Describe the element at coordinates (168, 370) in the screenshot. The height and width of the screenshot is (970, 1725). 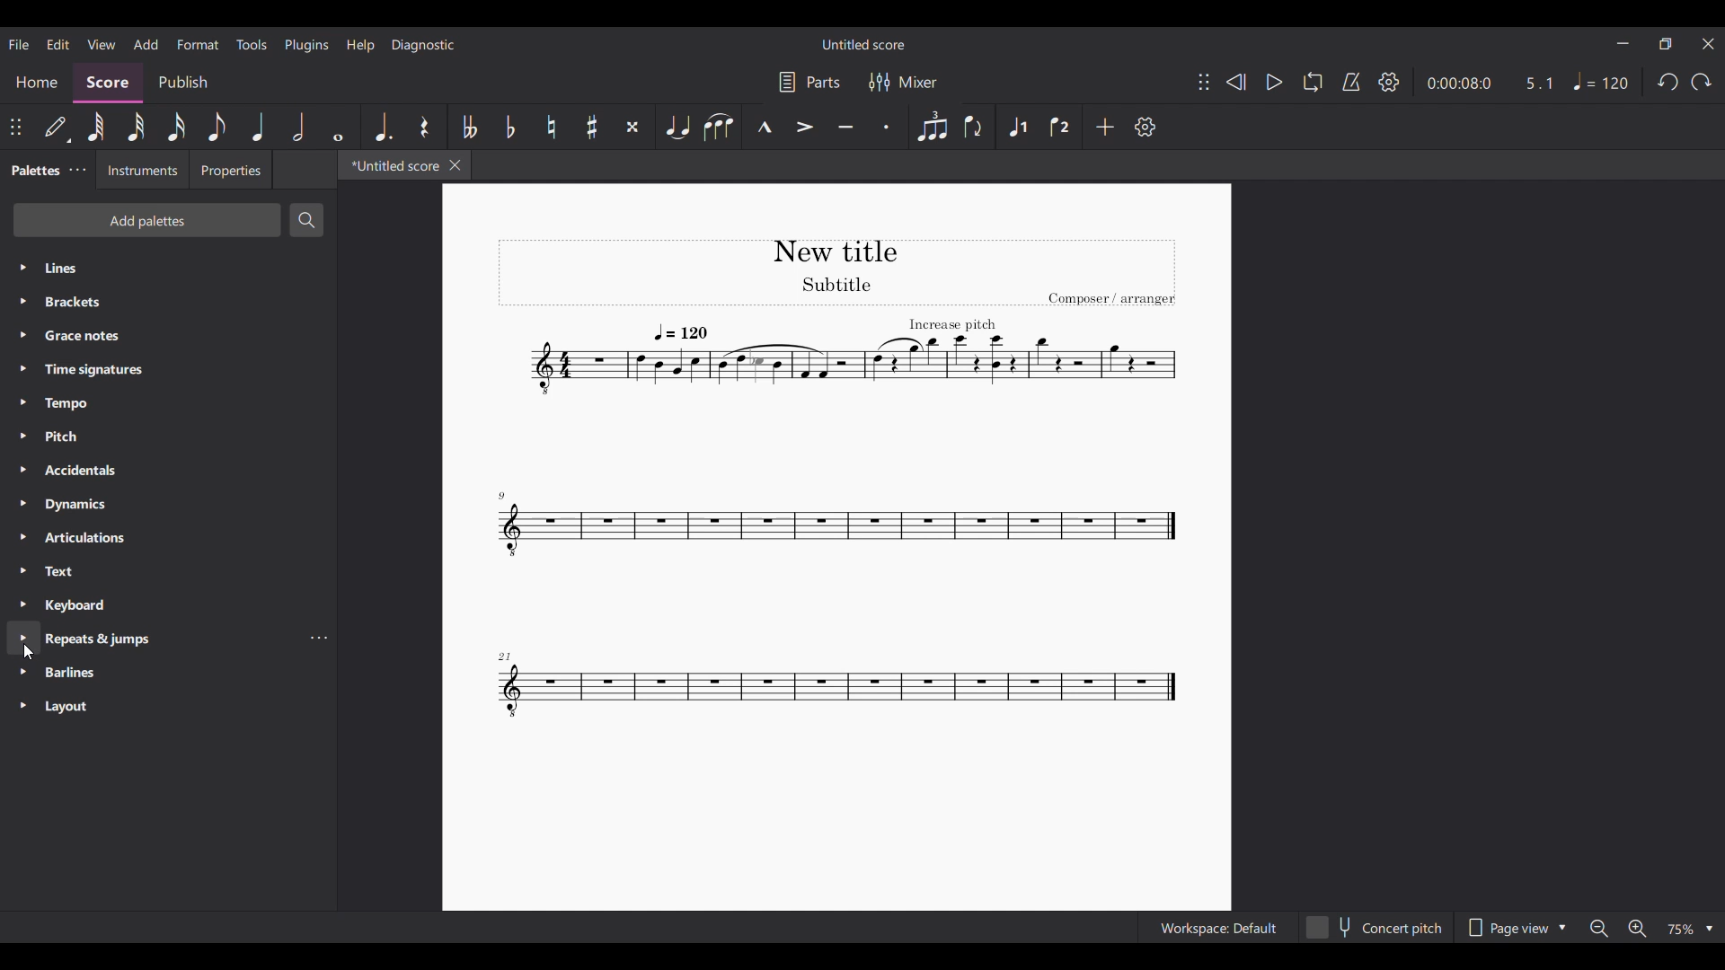
I see `Time signatures` at that location.